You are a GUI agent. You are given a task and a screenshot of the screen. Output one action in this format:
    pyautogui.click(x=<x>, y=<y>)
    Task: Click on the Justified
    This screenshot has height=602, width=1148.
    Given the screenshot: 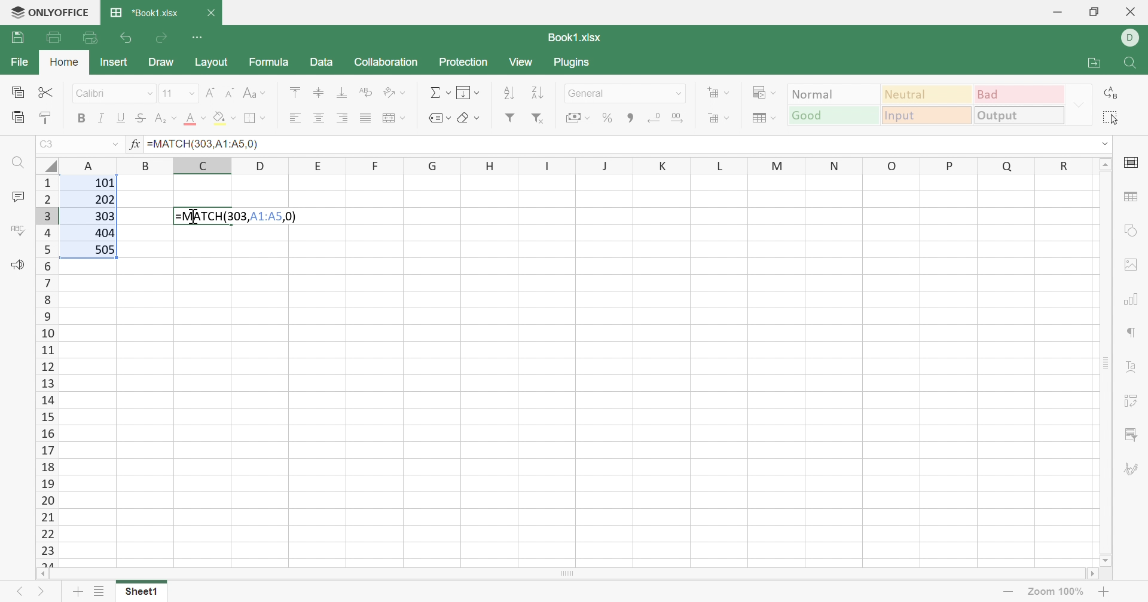 What is the action you would take?
    pyautogui.click(x=367, y=117)
    